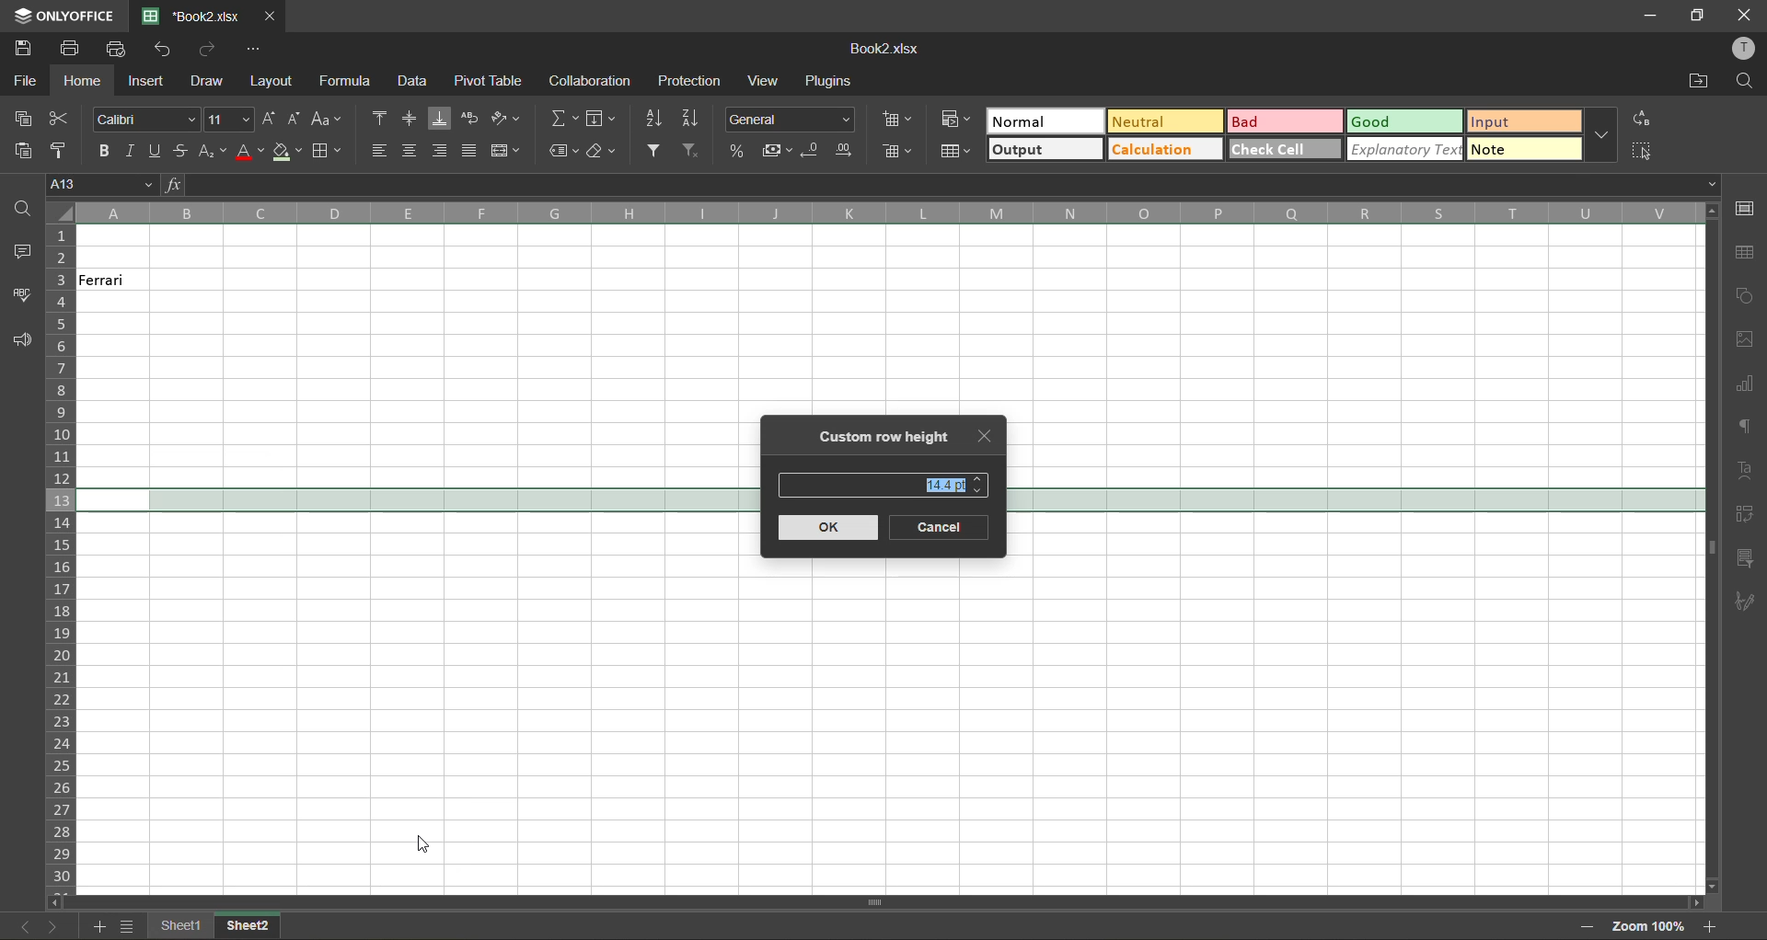 This screenshot has height=940, width=1767. Describe the element at coordinates (1651, 926) in the screenshot. I see `zoom factor` at that location.